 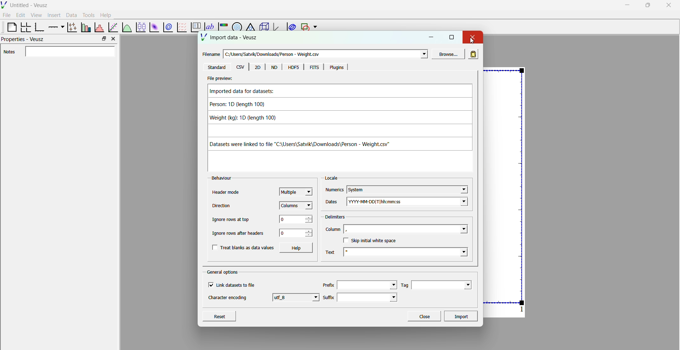 I want to click on Behaviour, so click(x=218, y=179).